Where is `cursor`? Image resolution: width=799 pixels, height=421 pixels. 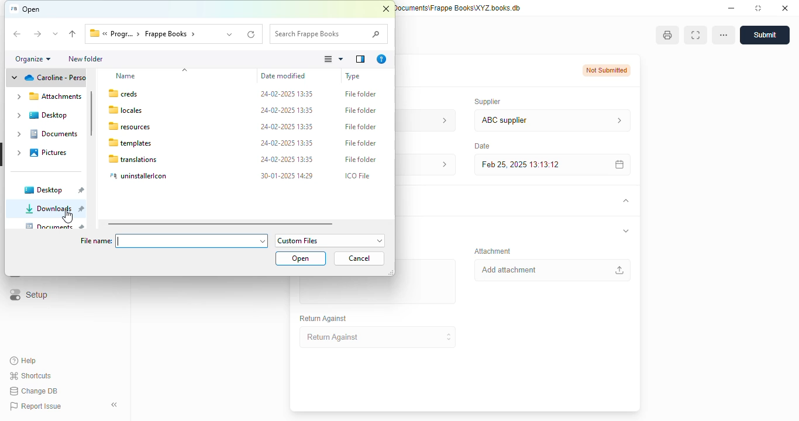 cursor is located at coordinates (68, 216).